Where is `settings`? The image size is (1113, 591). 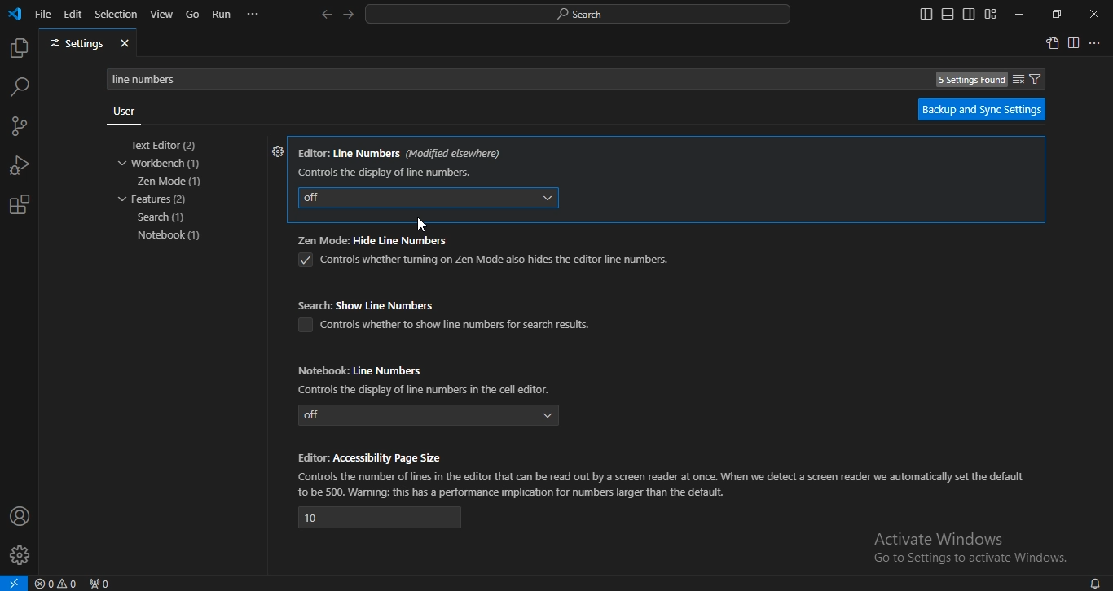 settings is located at coordinates (88, 44).